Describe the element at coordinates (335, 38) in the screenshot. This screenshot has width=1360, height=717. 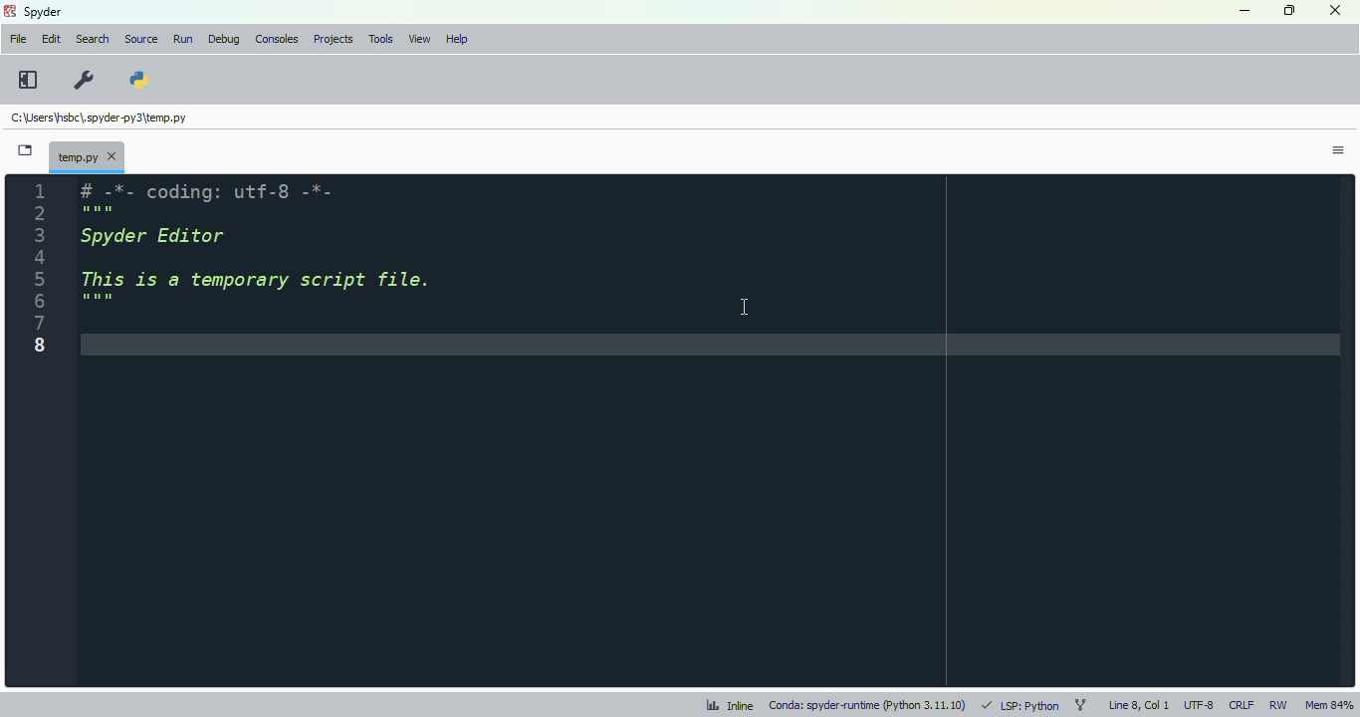
I see `projects` at that location.